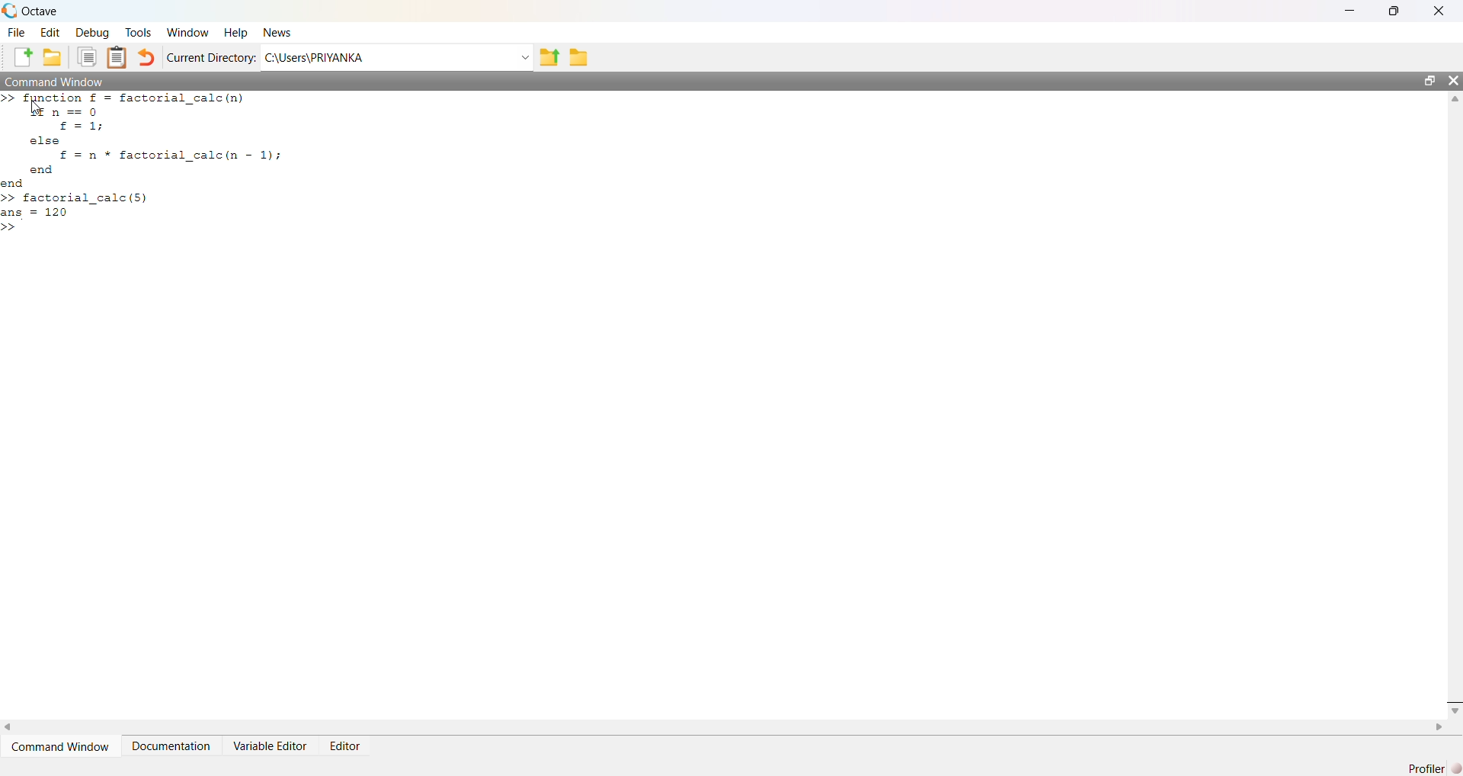 This screenshot has height=776, width=1463. Describe the element at coordinates (1453, 80) in the screenshot. I see `close` at that location.